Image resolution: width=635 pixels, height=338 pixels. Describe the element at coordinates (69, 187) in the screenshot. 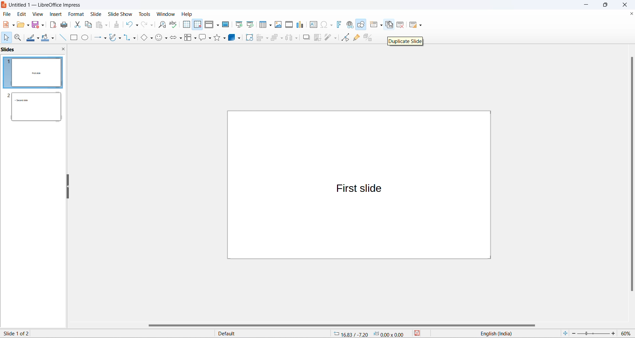

I see `resize` at that location.